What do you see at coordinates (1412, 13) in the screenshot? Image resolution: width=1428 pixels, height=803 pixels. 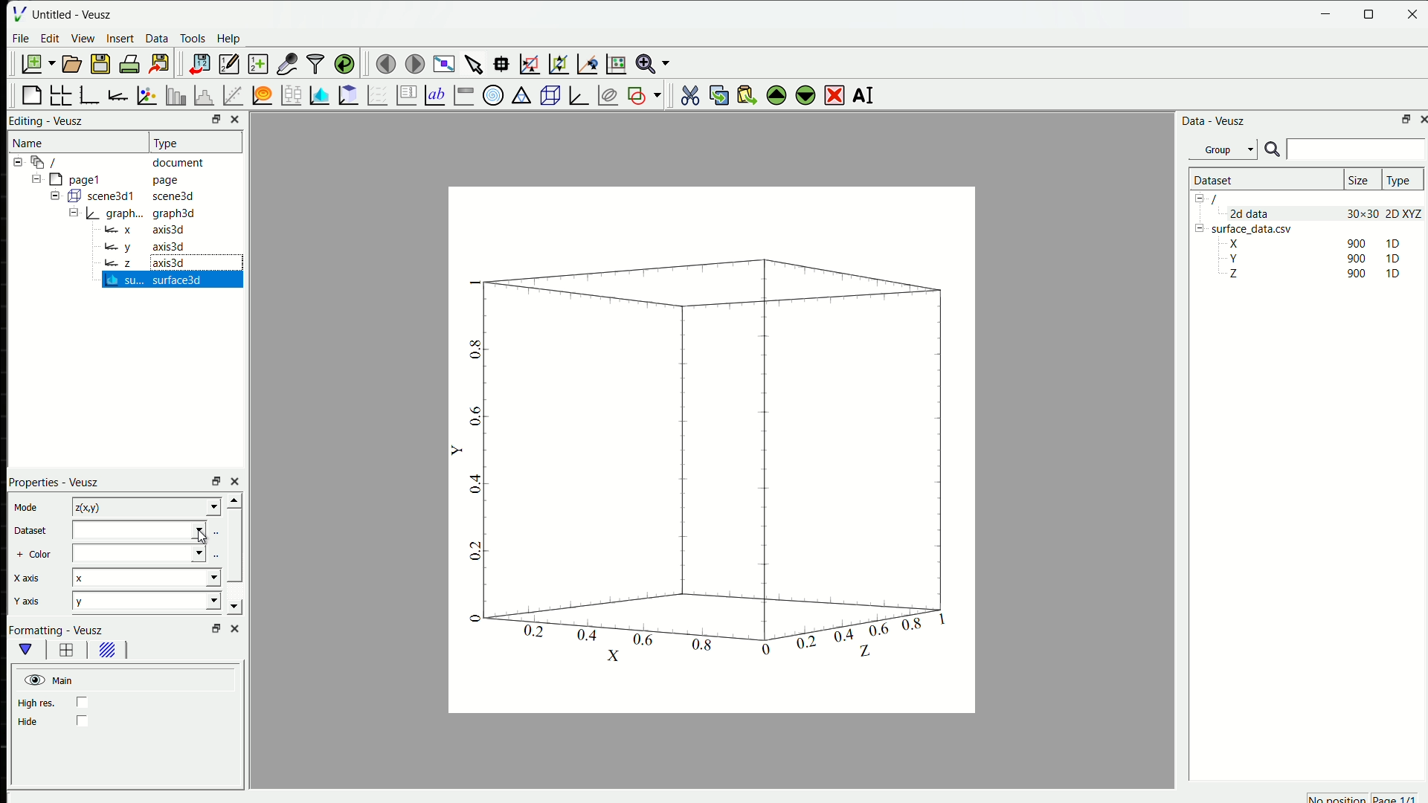 I see `close` at bounding box center [1412, 13].